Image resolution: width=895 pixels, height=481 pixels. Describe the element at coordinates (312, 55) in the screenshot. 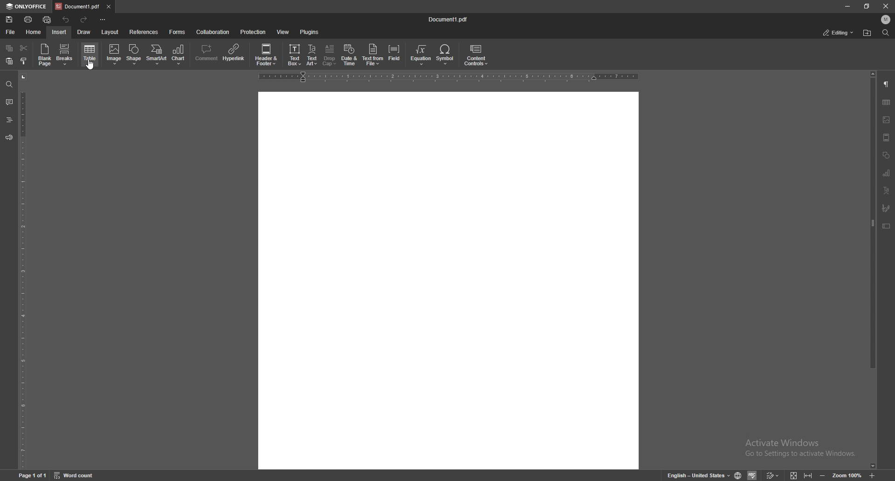

I see `text art` at that location.